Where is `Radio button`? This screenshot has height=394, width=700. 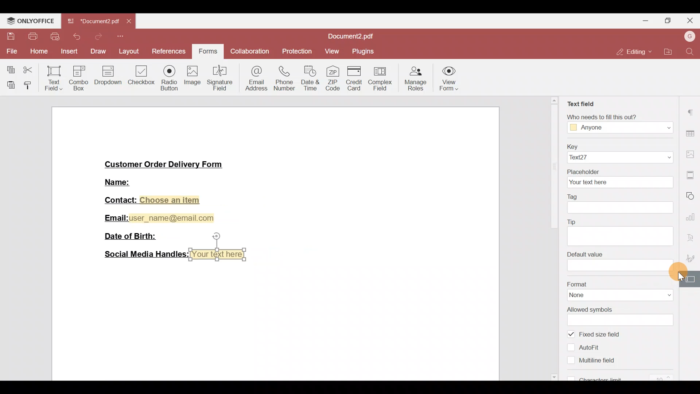
Radio button is located at coordinates (167, 77).